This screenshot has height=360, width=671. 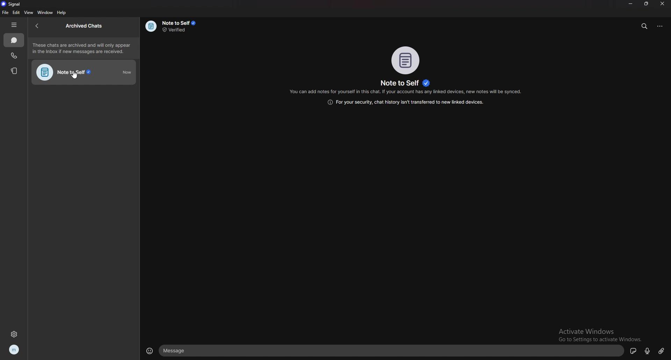 What do you see at coordinates (45, 13) in the screenshot?
I see `window` at bounding box center [45, 13].